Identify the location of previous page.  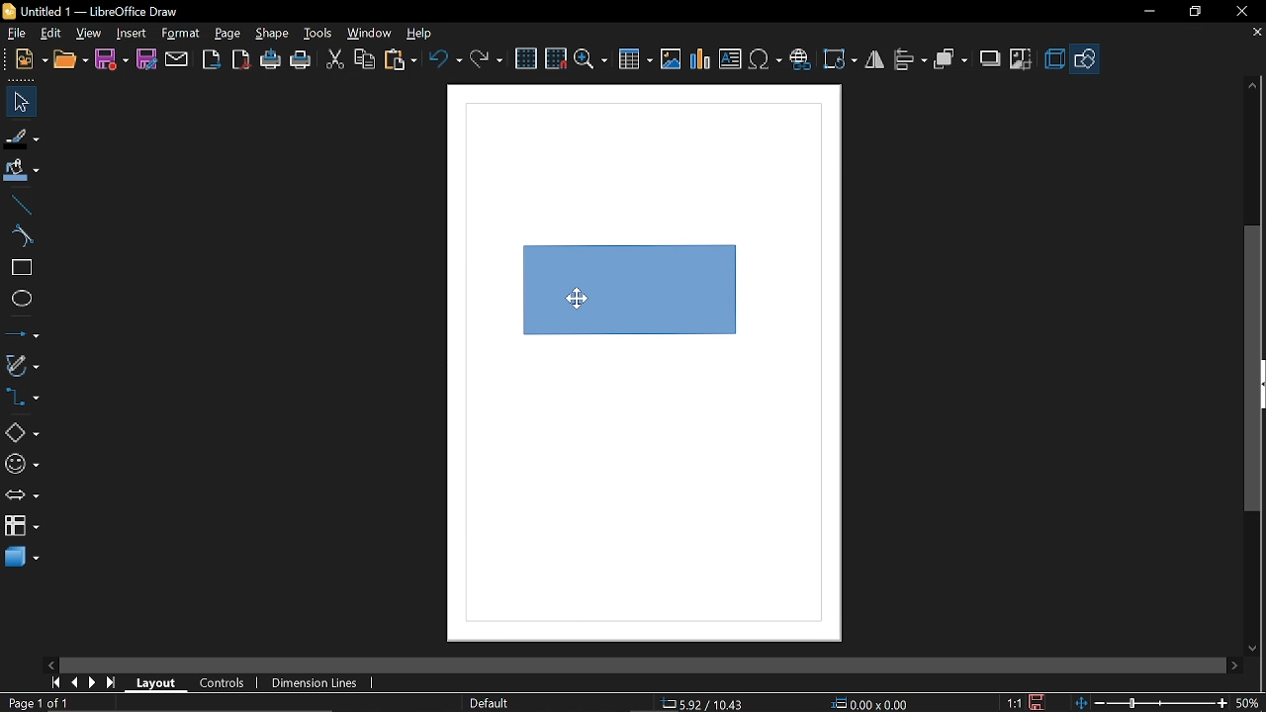
(74, 682).